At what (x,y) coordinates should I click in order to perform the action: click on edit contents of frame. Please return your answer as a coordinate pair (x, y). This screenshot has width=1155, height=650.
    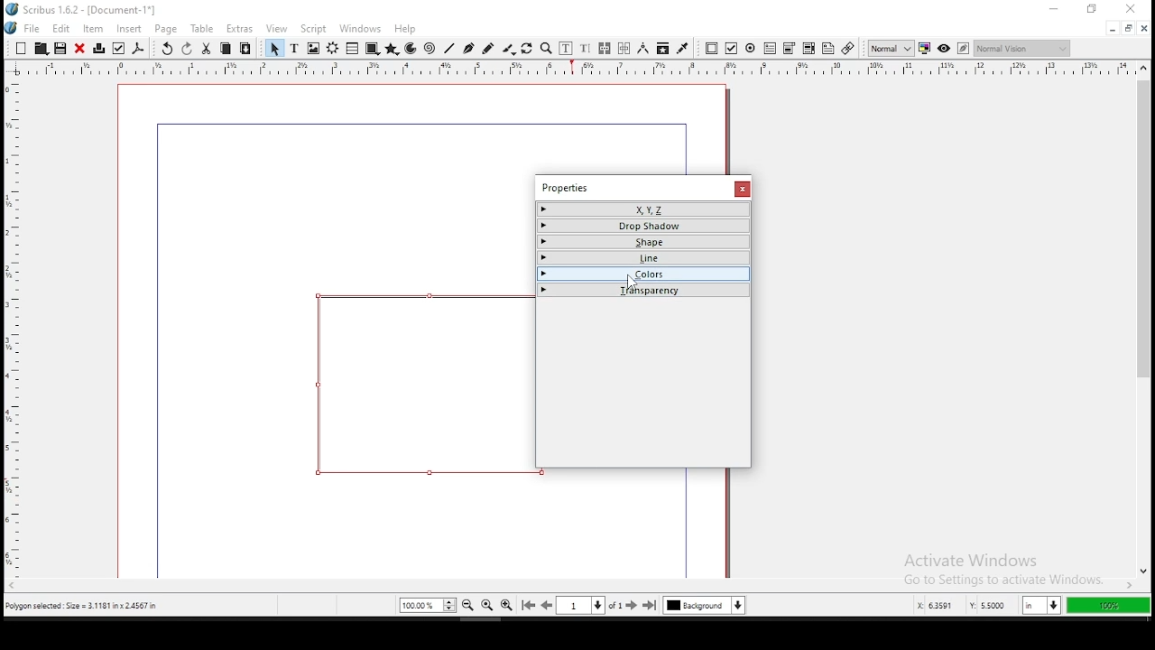
    Looking at the image, I should click on (566, 49).